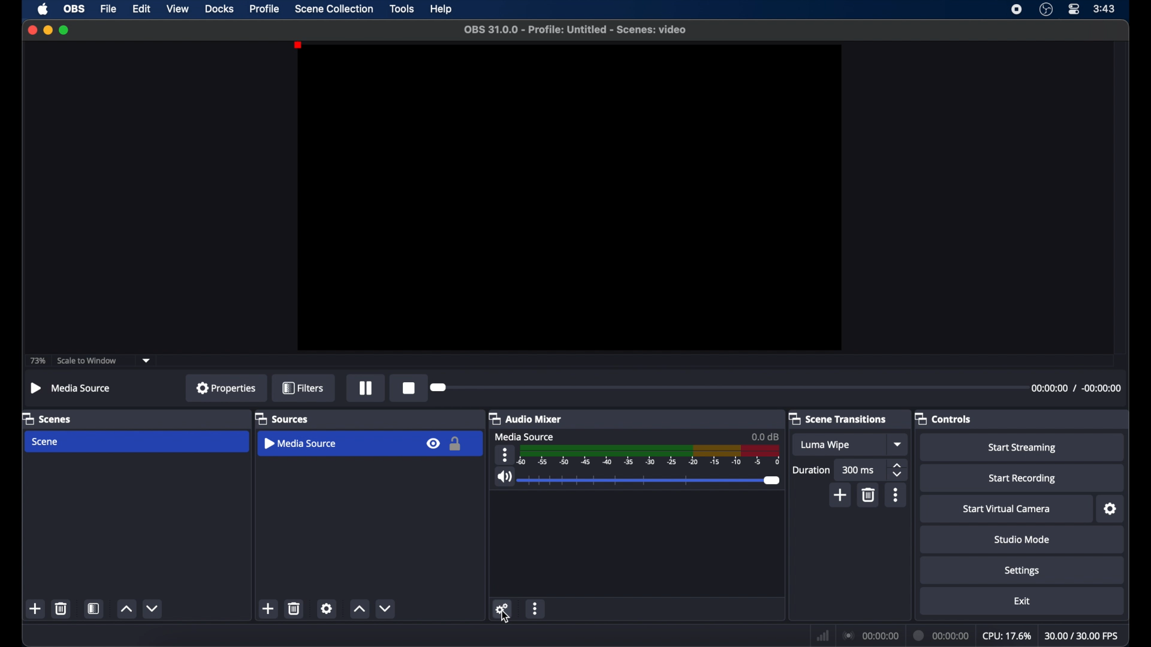  I want to click on scenes, so click(47, 418).